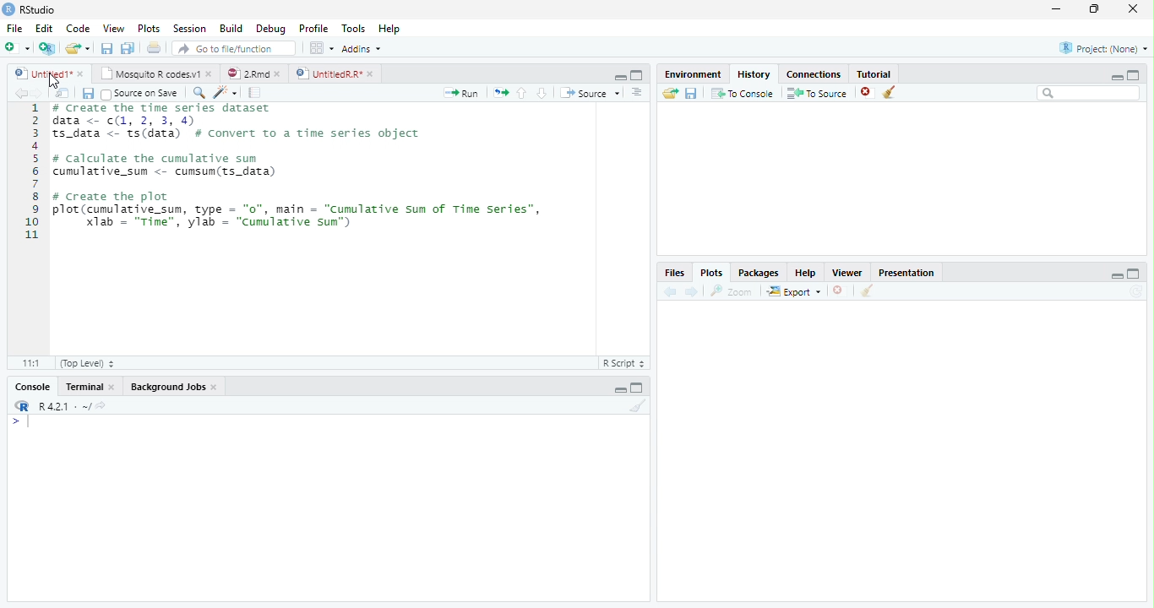 This screenshot has width=1154, height=608. What do you see at coordinates (1104, 48) in the screenshot?
I see `Project (None)` at bounding box center [1104, 48].